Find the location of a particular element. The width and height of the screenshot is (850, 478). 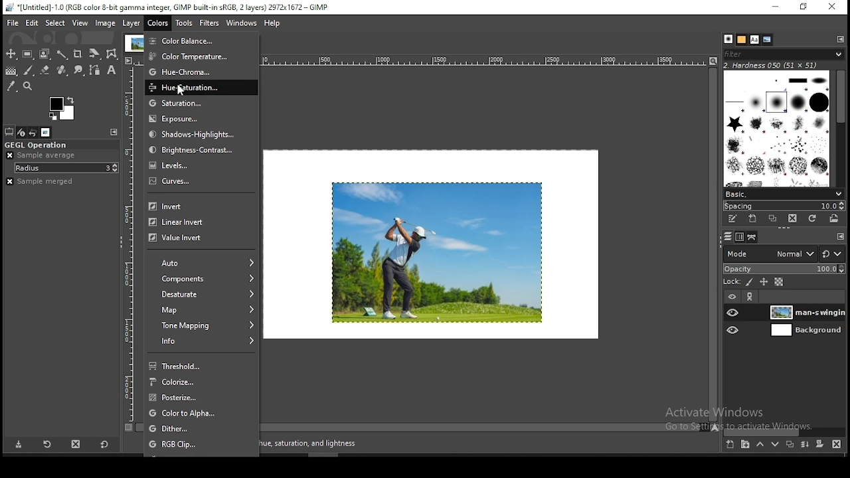

lock is located at coordinates (732, 282).